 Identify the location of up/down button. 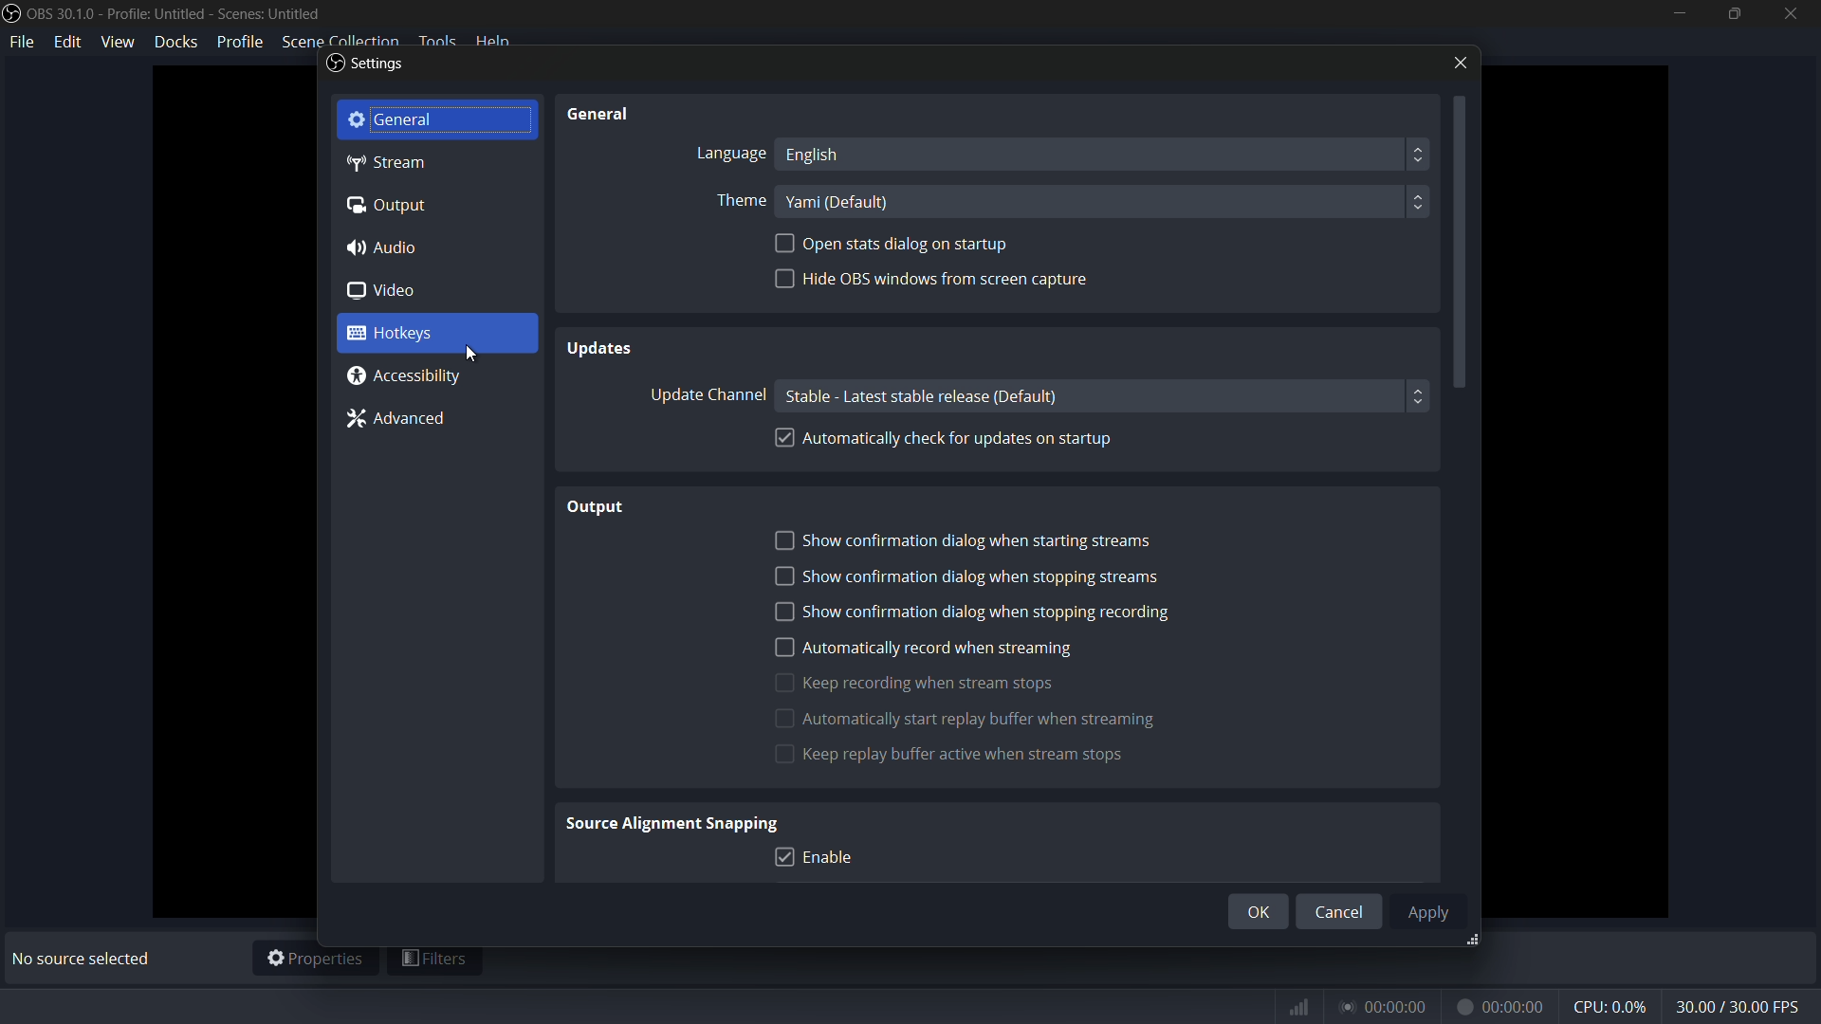
(1414, 199).